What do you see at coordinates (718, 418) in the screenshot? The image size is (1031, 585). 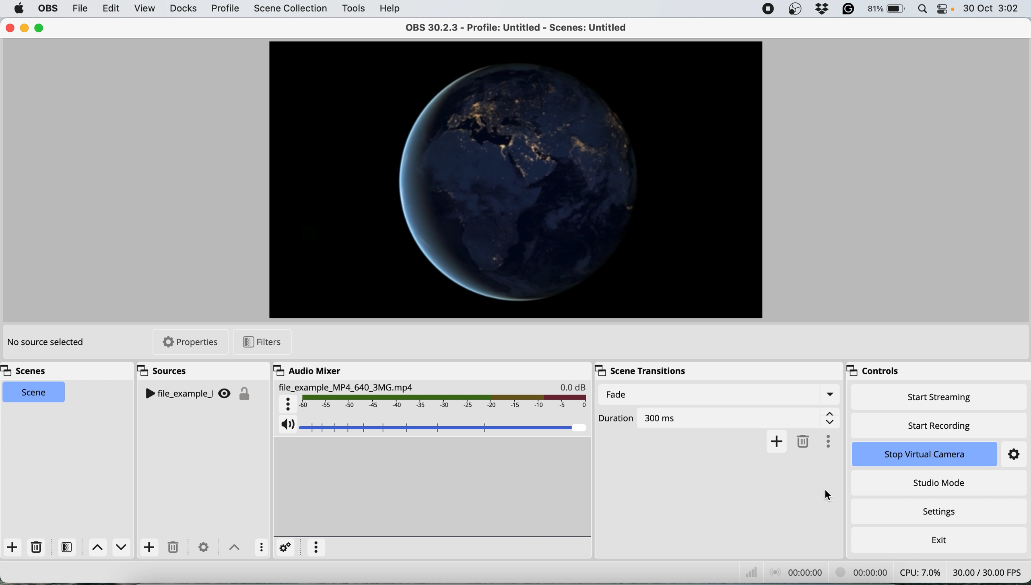 I see `duration` at bounding box center [718, 418].